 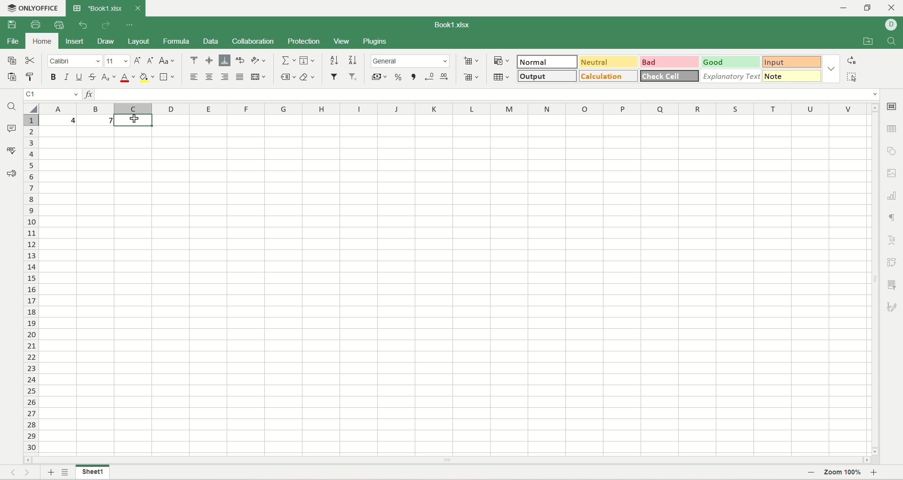 I want to click on Book1.xlsx, so click(x=105, y=8).